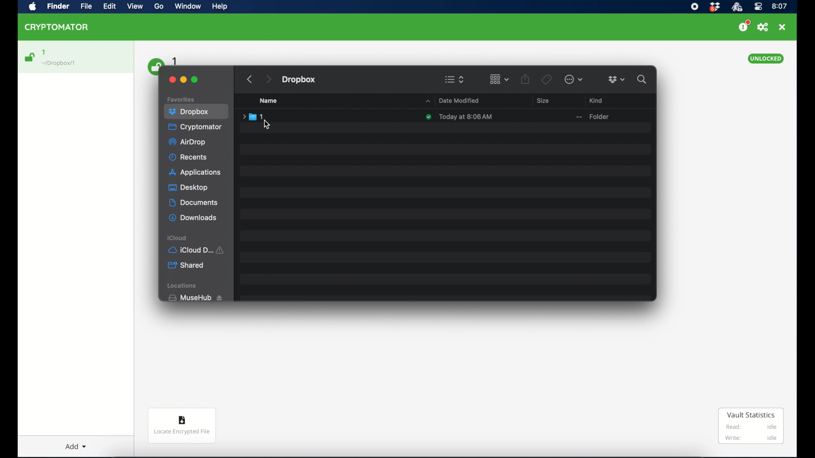  What do you see at coordinates (177, 237) in the screenshot?
I see `icloud` at bounding box center [177, 237].